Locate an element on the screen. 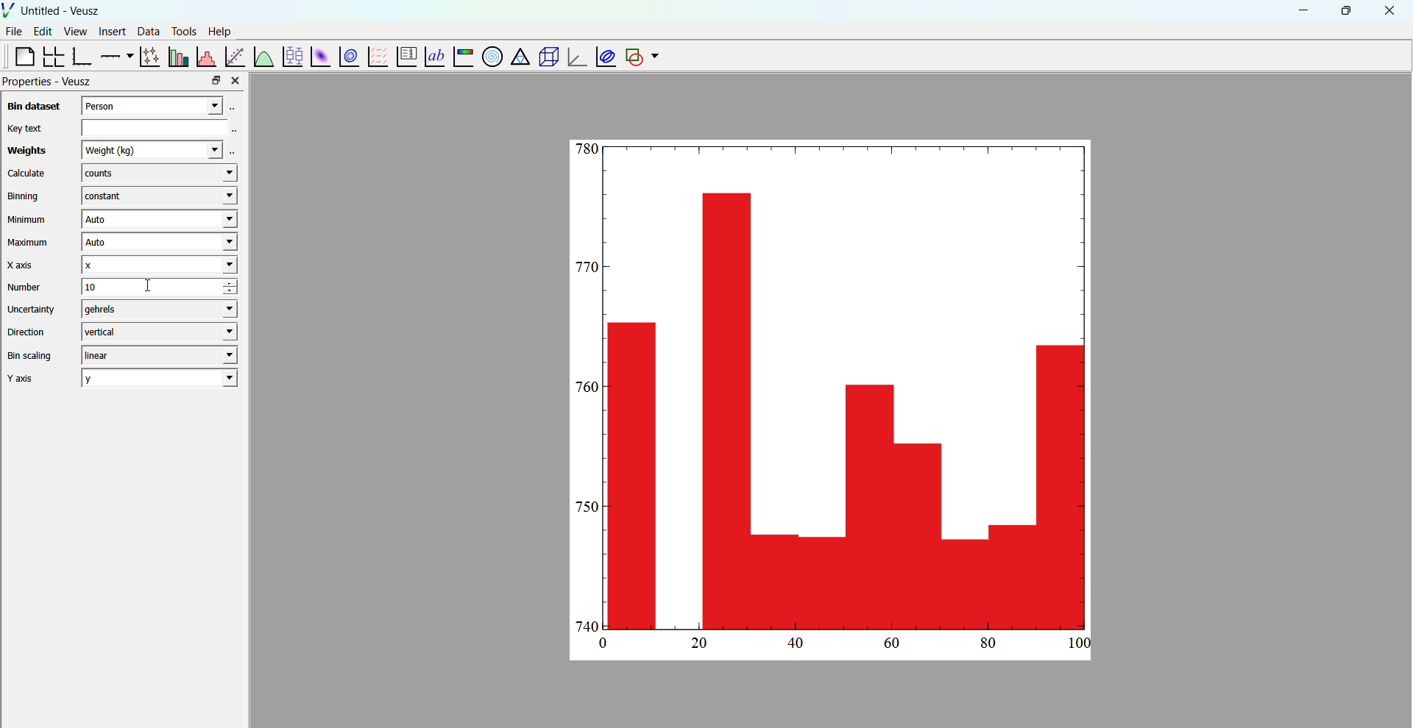 The image size is (1413, 728). y - y axis drop down is located at coordinates (160, 378).